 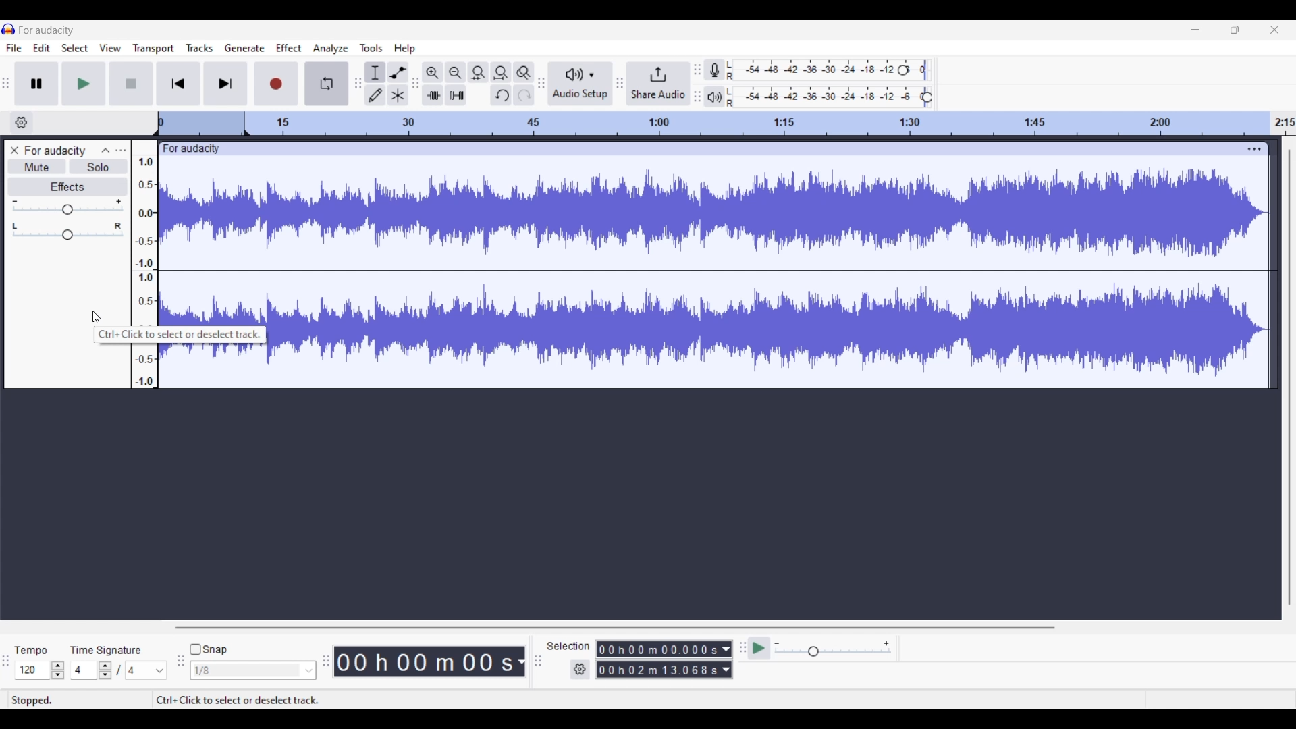 What do you see at coordinates (199, 48) in the screenshot?
I see `Tracks menu` at bounding box center [199, 48].